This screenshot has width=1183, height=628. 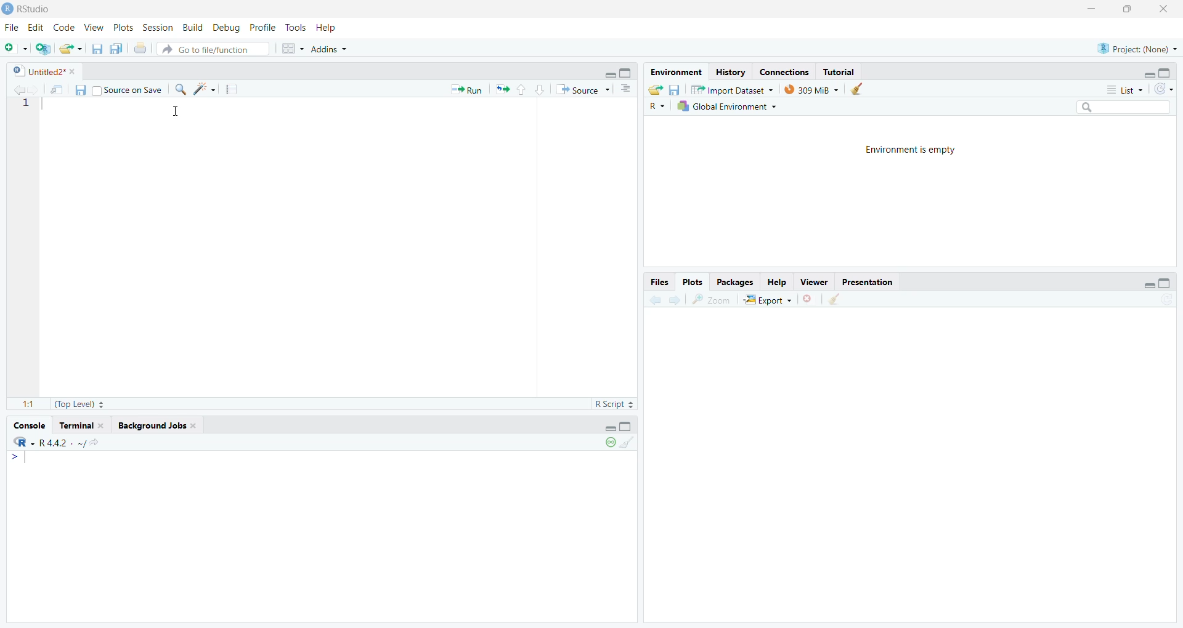 What do you see at coordinates (293, 28) in the screenshot?
I see `Tools` at bounding box center [293, 28].